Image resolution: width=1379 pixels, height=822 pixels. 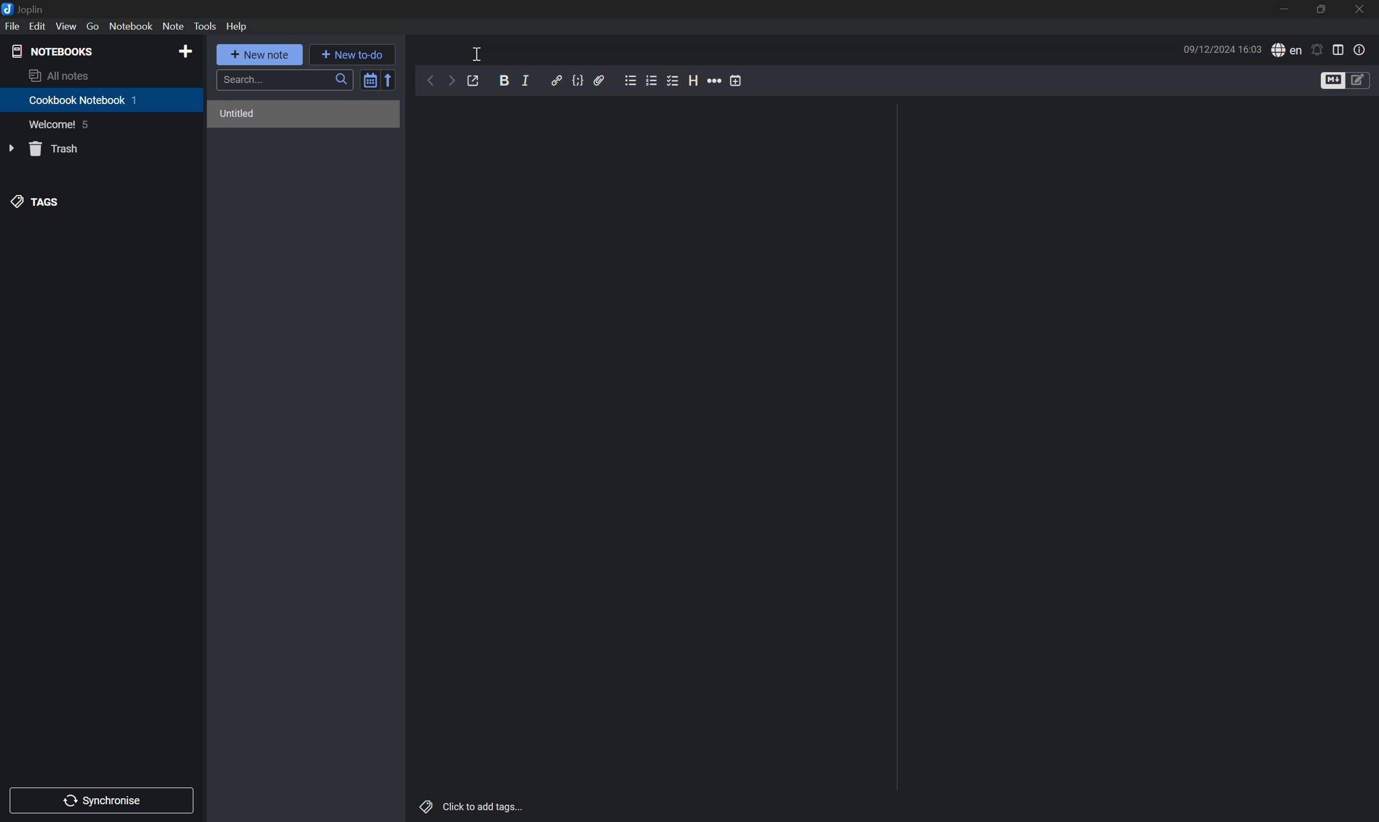 What do you see at coordinates (37, 27) in the screenshot?
I see `Edit` at bounding box center [37, 27].